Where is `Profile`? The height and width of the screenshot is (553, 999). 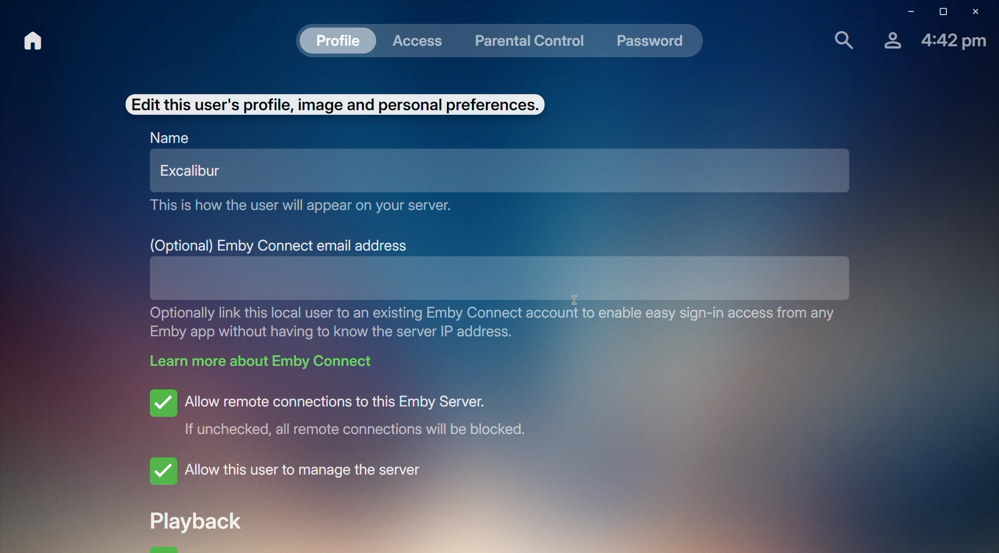
Profile is located at coordinates (889, 40).